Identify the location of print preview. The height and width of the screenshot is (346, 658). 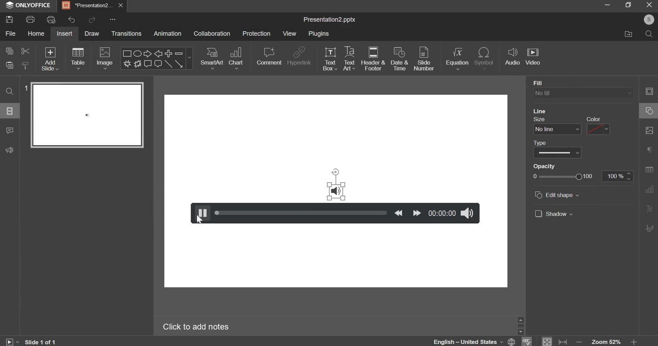
(52, 19).